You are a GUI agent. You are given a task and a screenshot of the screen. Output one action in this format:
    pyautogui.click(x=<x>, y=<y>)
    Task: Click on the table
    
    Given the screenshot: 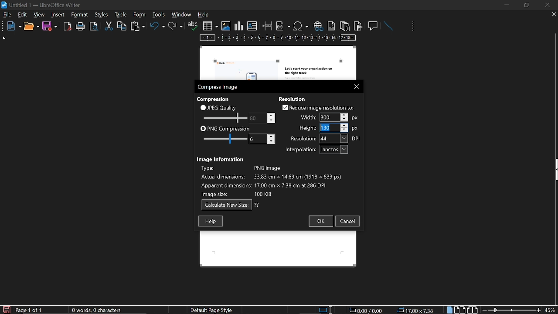 What is the action you would take?
    pyautogui.click(x=139, y=14)
    